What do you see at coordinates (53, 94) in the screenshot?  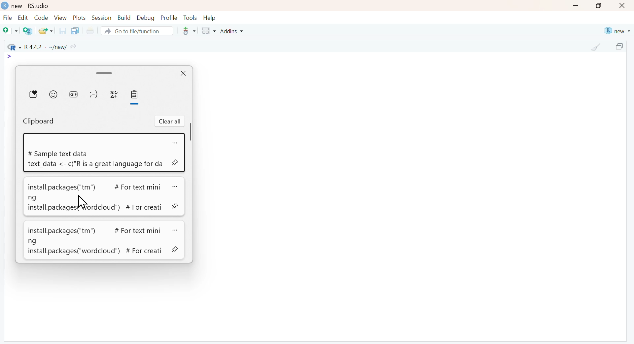 I see `Emoji` at bounding box center [53, 94].